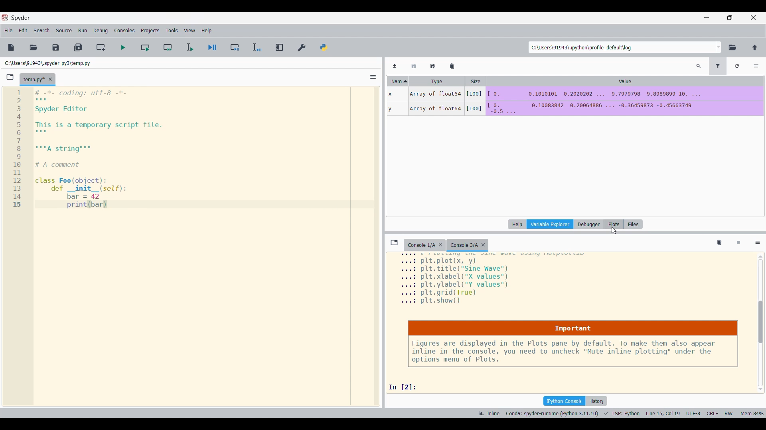 This screenshot has width=766, height=430. Describe the element at coordinates (235, 47) in the screenshot. I see `Debug cell` at that location.